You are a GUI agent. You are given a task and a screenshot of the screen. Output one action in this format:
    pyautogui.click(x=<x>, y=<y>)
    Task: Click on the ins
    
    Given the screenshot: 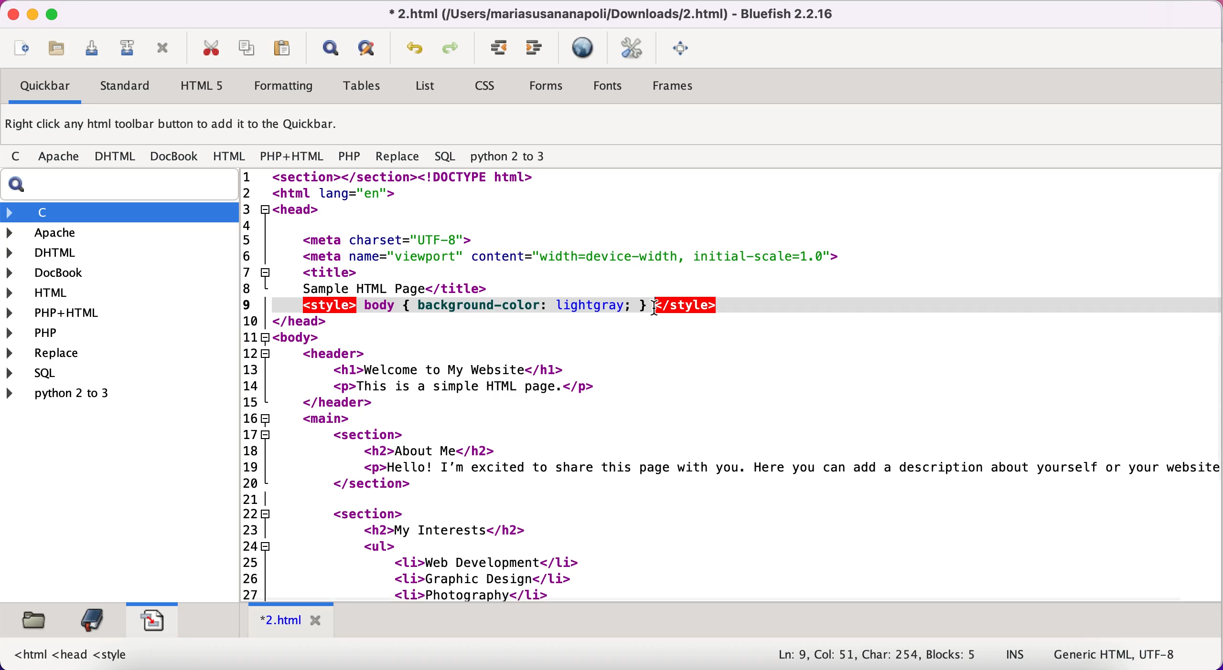 What is the action you would take?
    pyautogui.click(x=1016, y=655)
    